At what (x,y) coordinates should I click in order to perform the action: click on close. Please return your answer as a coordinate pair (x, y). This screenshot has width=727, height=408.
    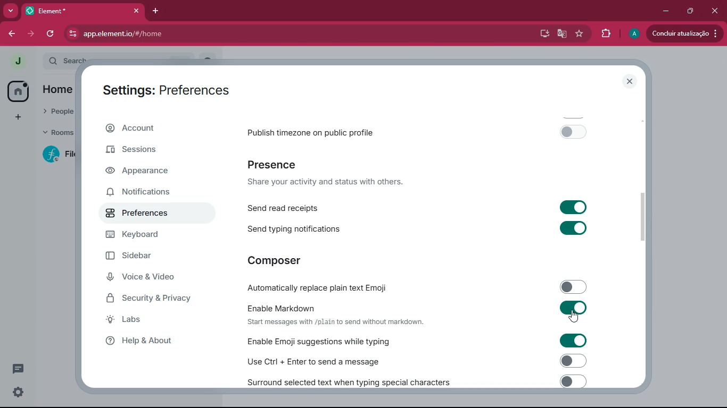
    Looking at the image, I should click on (628, 81).